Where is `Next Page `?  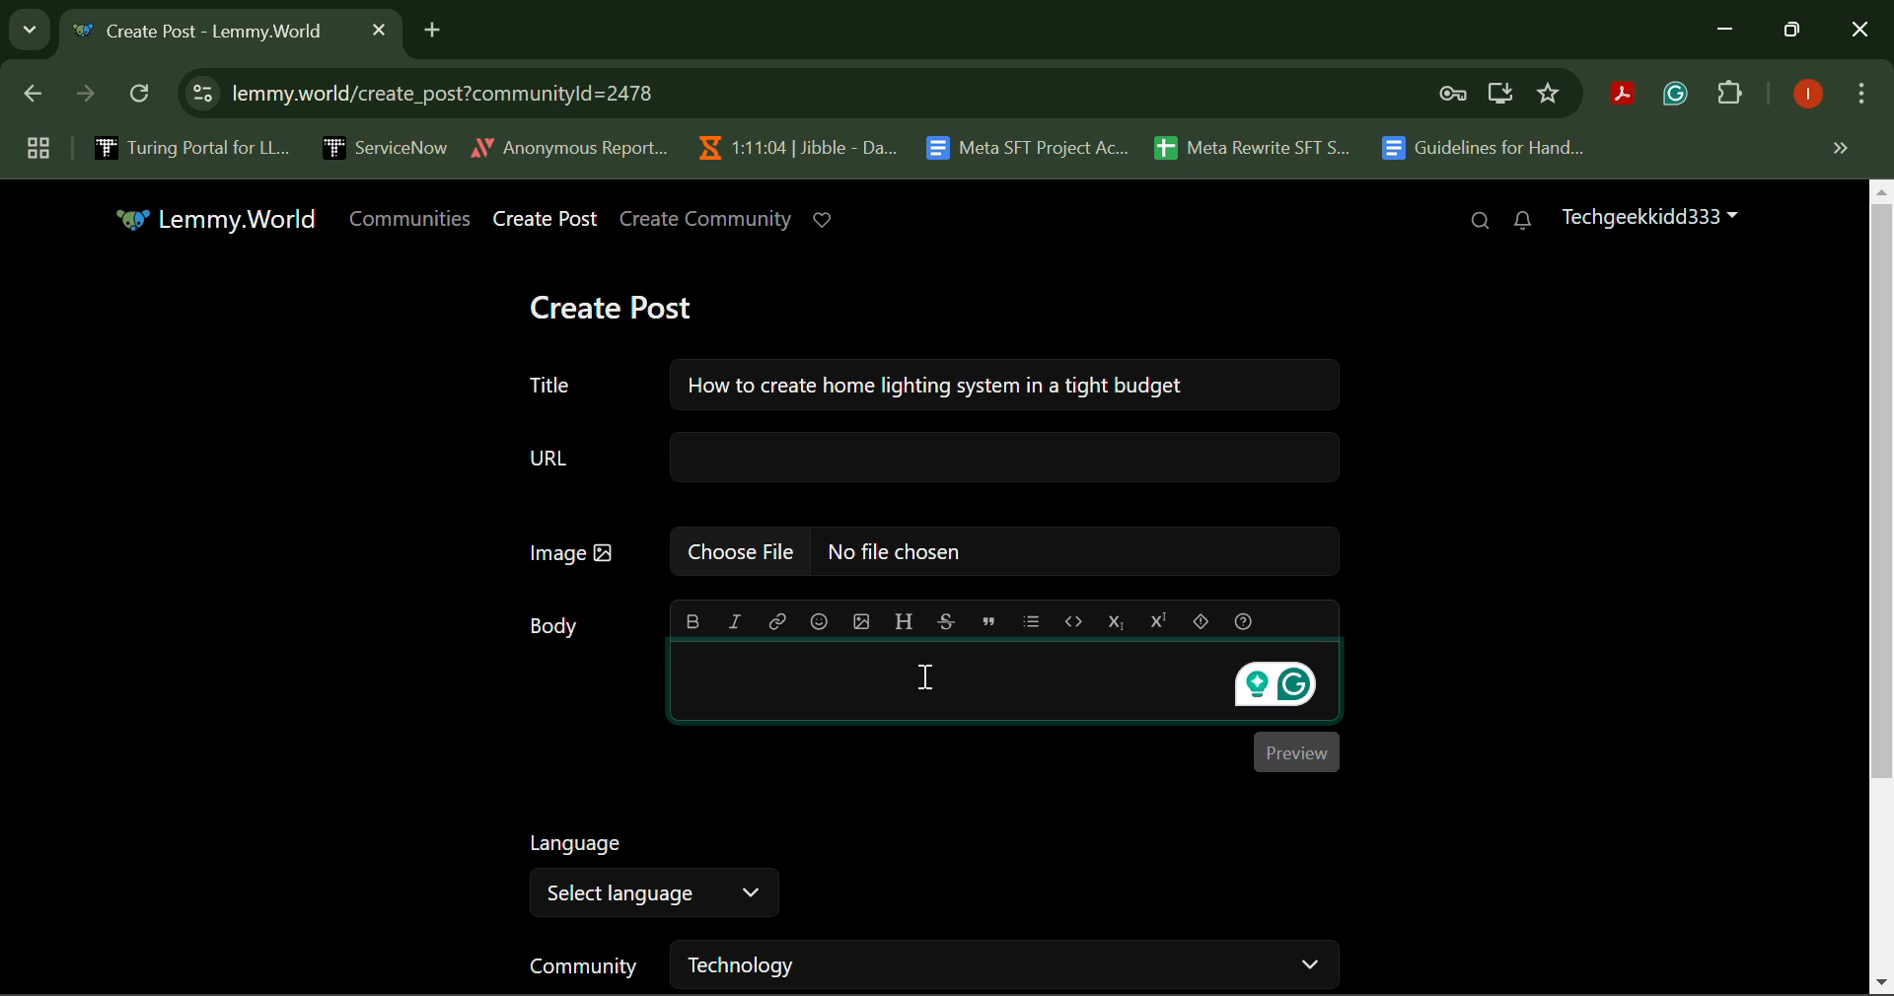 Next Page  is located at coordinates (83, 99).